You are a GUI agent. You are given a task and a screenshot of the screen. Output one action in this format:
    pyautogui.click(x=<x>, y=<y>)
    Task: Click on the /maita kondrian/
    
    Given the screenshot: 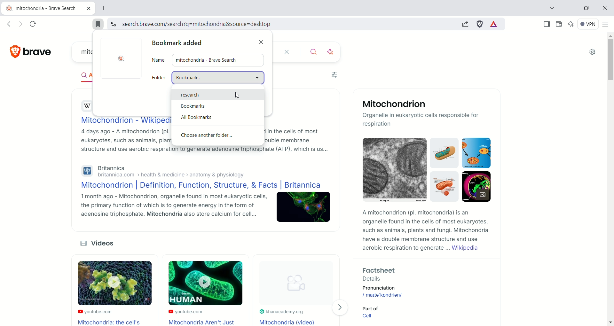 What is the action you would take?
    pyautogui.click(x=383, y=295)
    